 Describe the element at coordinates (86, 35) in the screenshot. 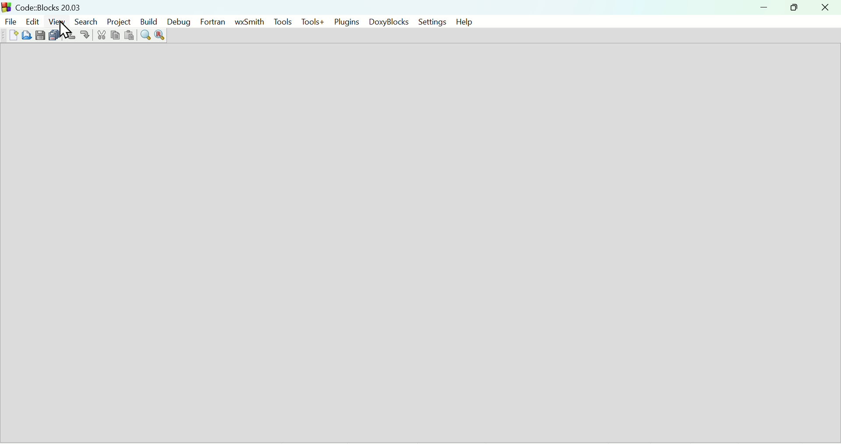

I see `redo` at that location.